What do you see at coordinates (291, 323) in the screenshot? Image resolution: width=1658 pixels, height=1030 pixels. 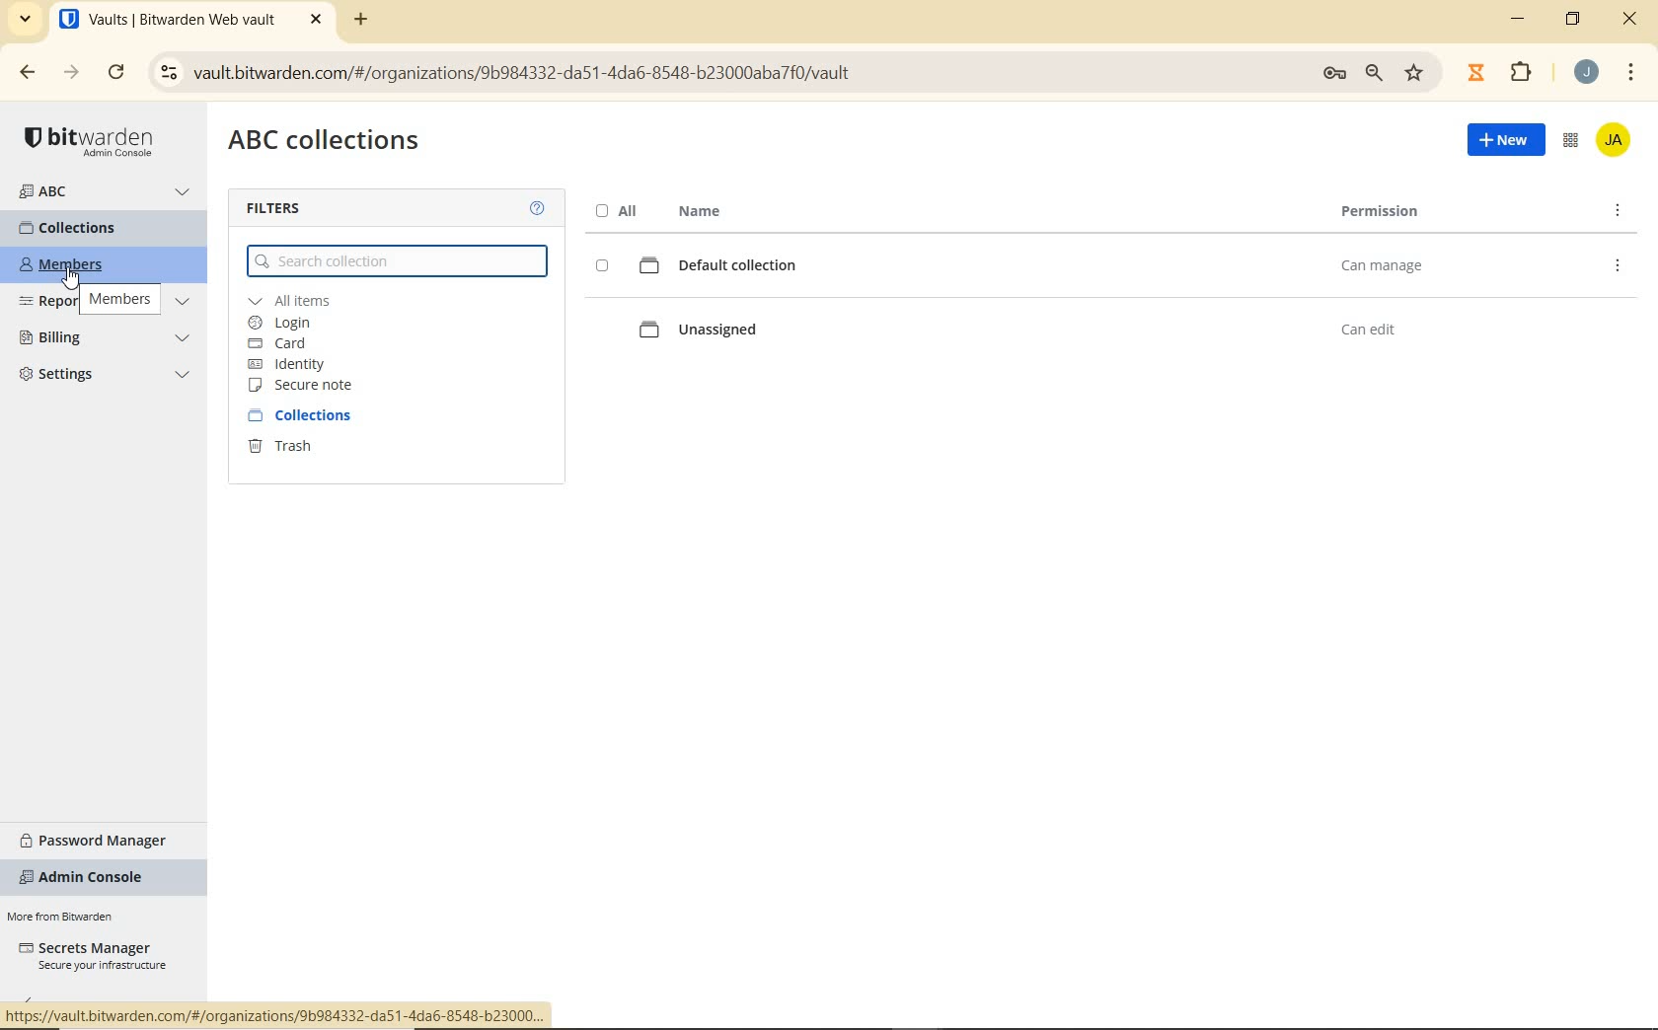 I see `LOGIN` at bounding box center [291, 323].